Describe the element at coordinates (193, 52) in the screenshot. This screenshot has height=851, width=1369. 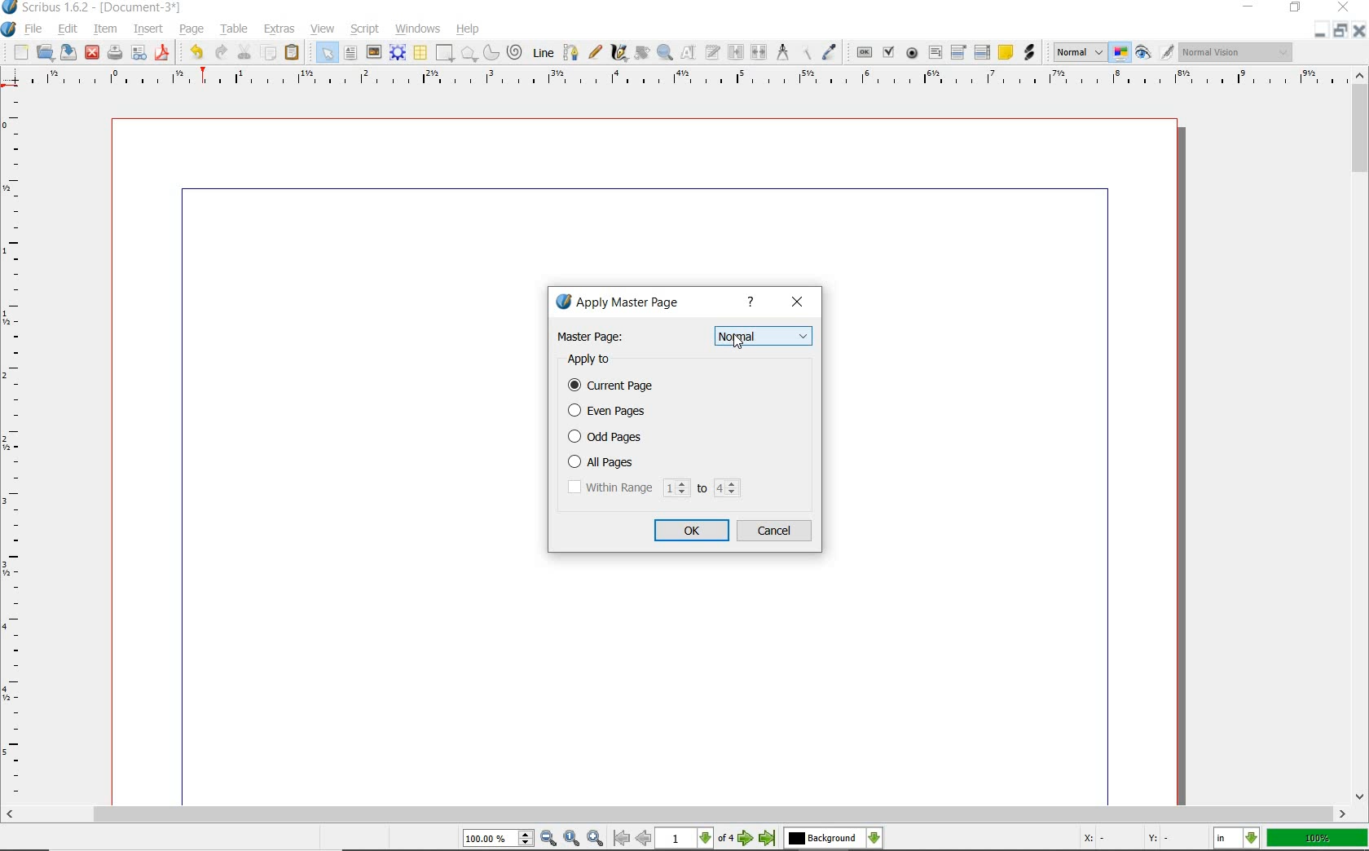
I see `undo` at that location.